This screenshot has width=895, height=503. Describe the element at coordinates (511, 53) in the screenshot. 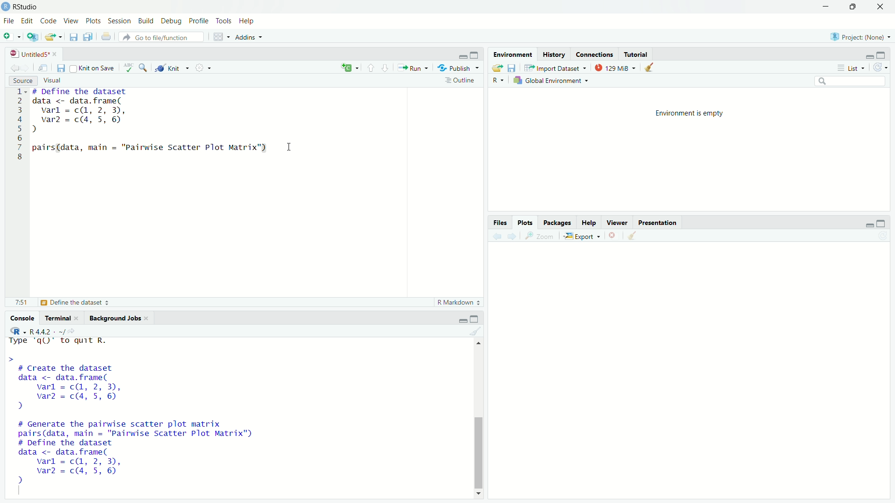

I see `Environment` at that location.